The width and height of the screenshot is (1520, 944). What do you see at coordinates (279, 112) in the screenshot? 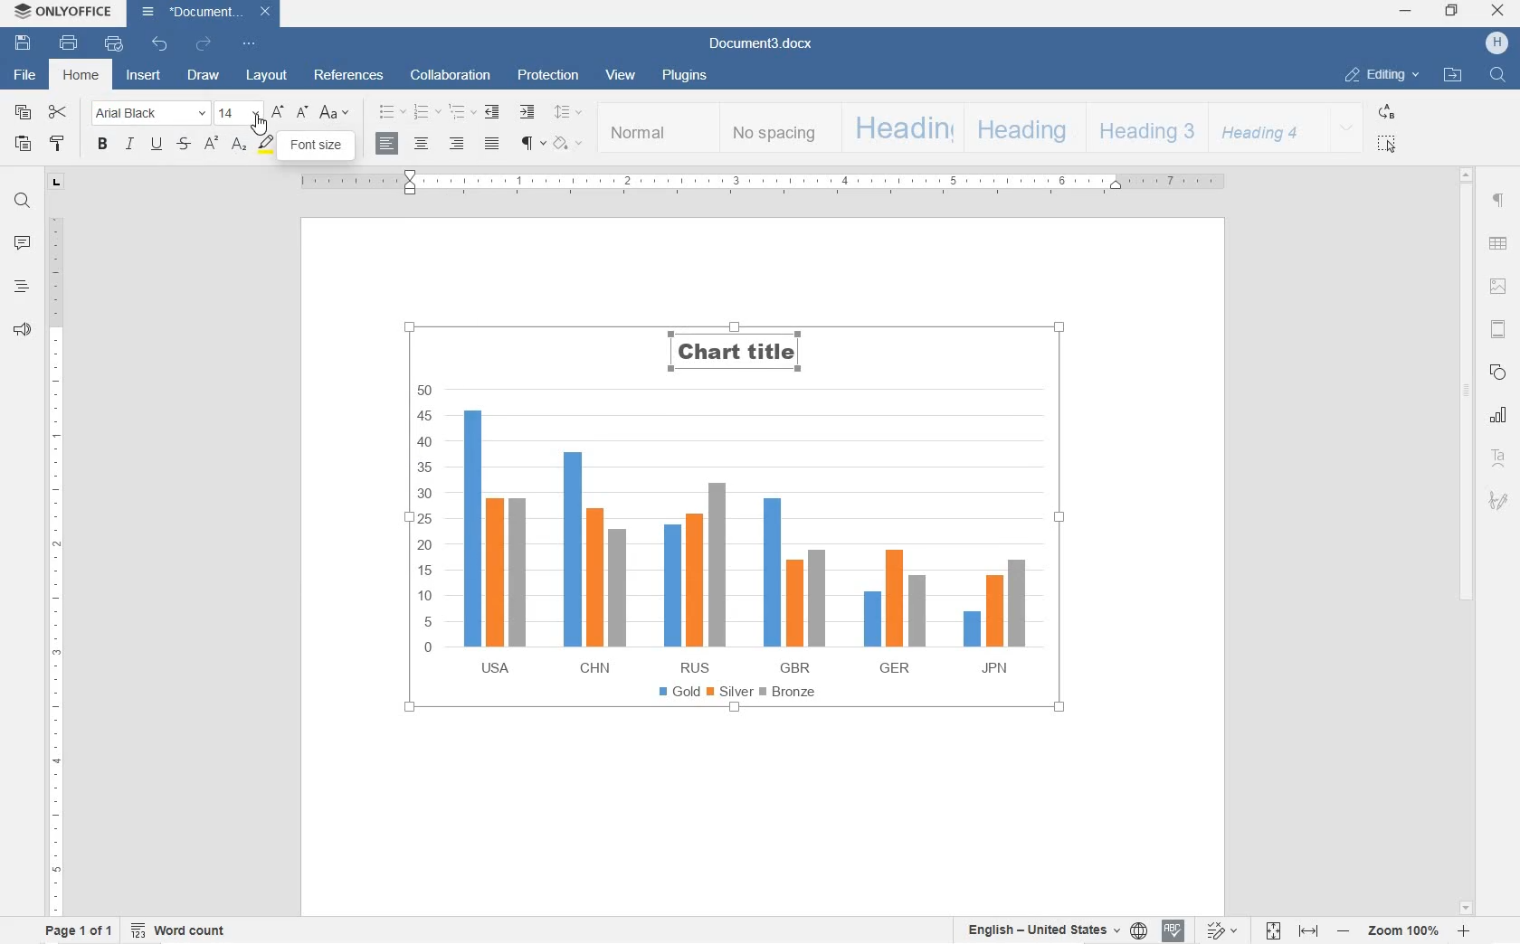
I see `INCREMENT FONT SIZE` at bounding box center [279, 112].